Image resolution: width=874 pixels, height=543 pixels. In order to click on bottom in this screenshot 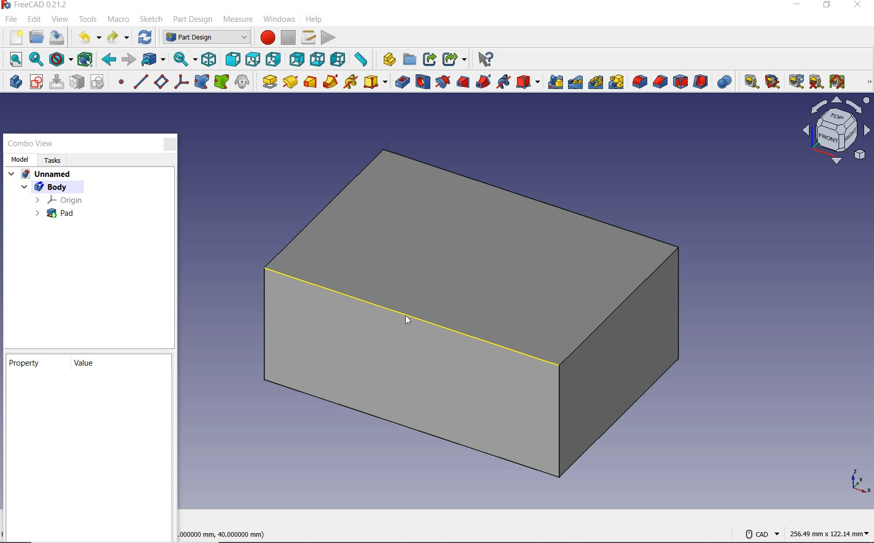, I will do `click(317, 59)`.